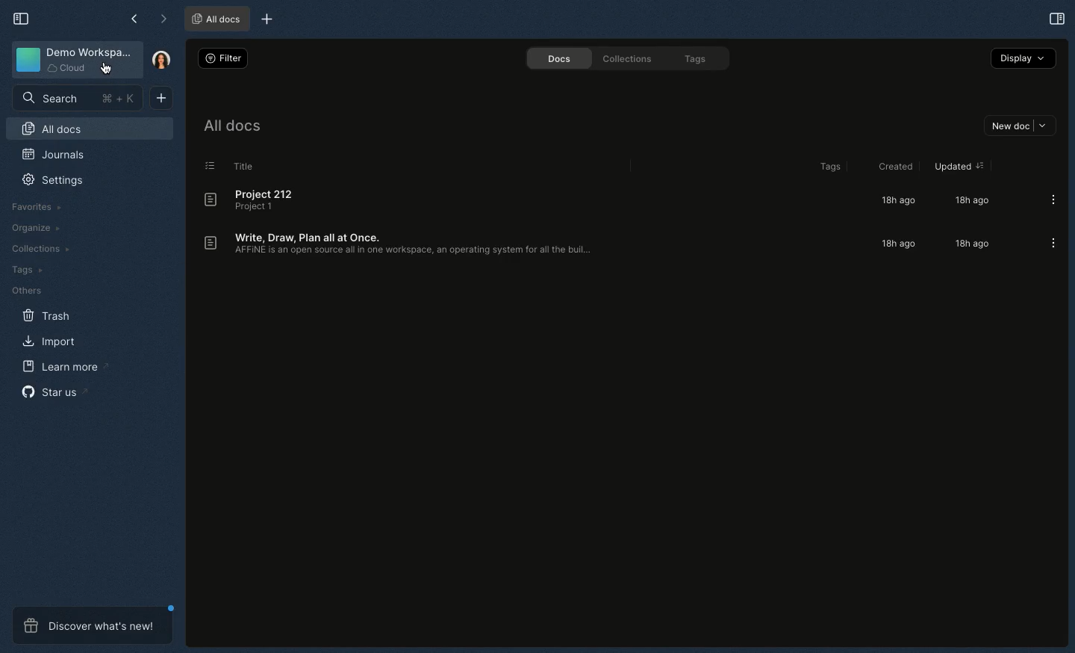  What do you see at coordinates (216, 18) in the screenshot?
I see `All docs` at bounding box center [216, 18].